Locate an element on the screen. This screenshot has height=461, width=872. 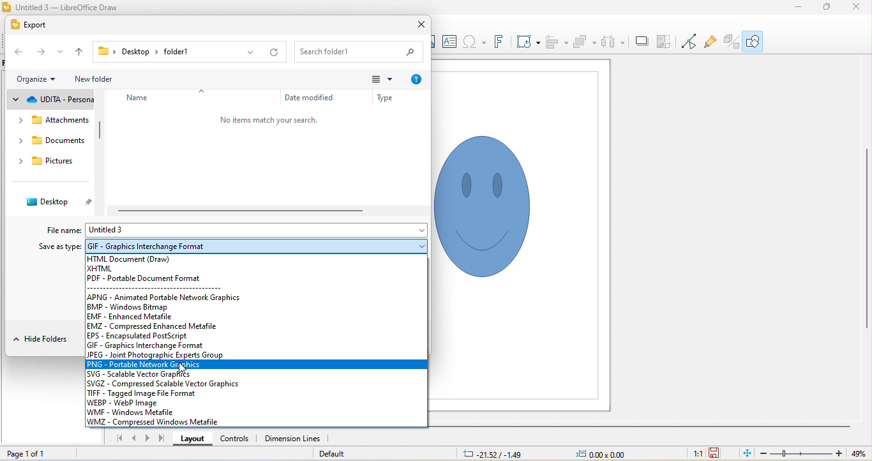
title is located at coordinates (61, 7).